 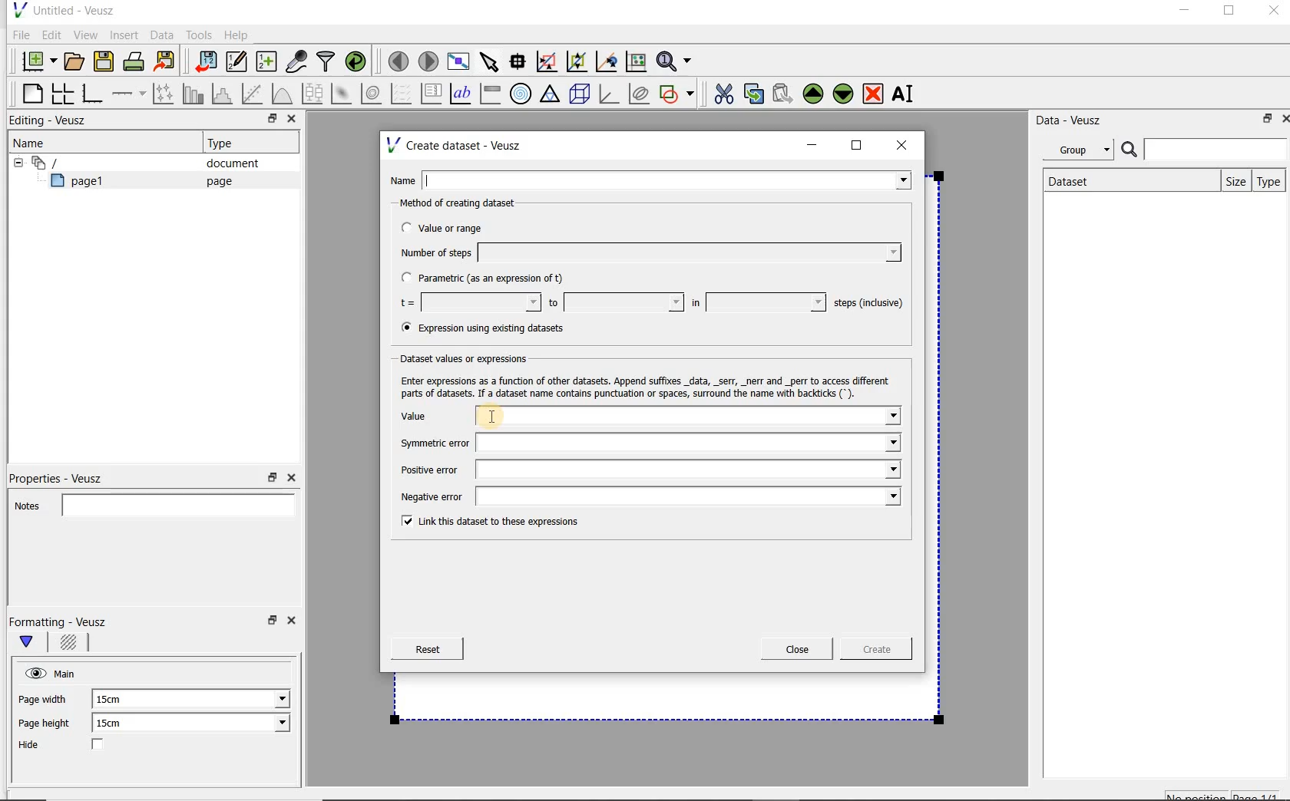 I want to click on steps (inclusive), so click(x=869, y=304).